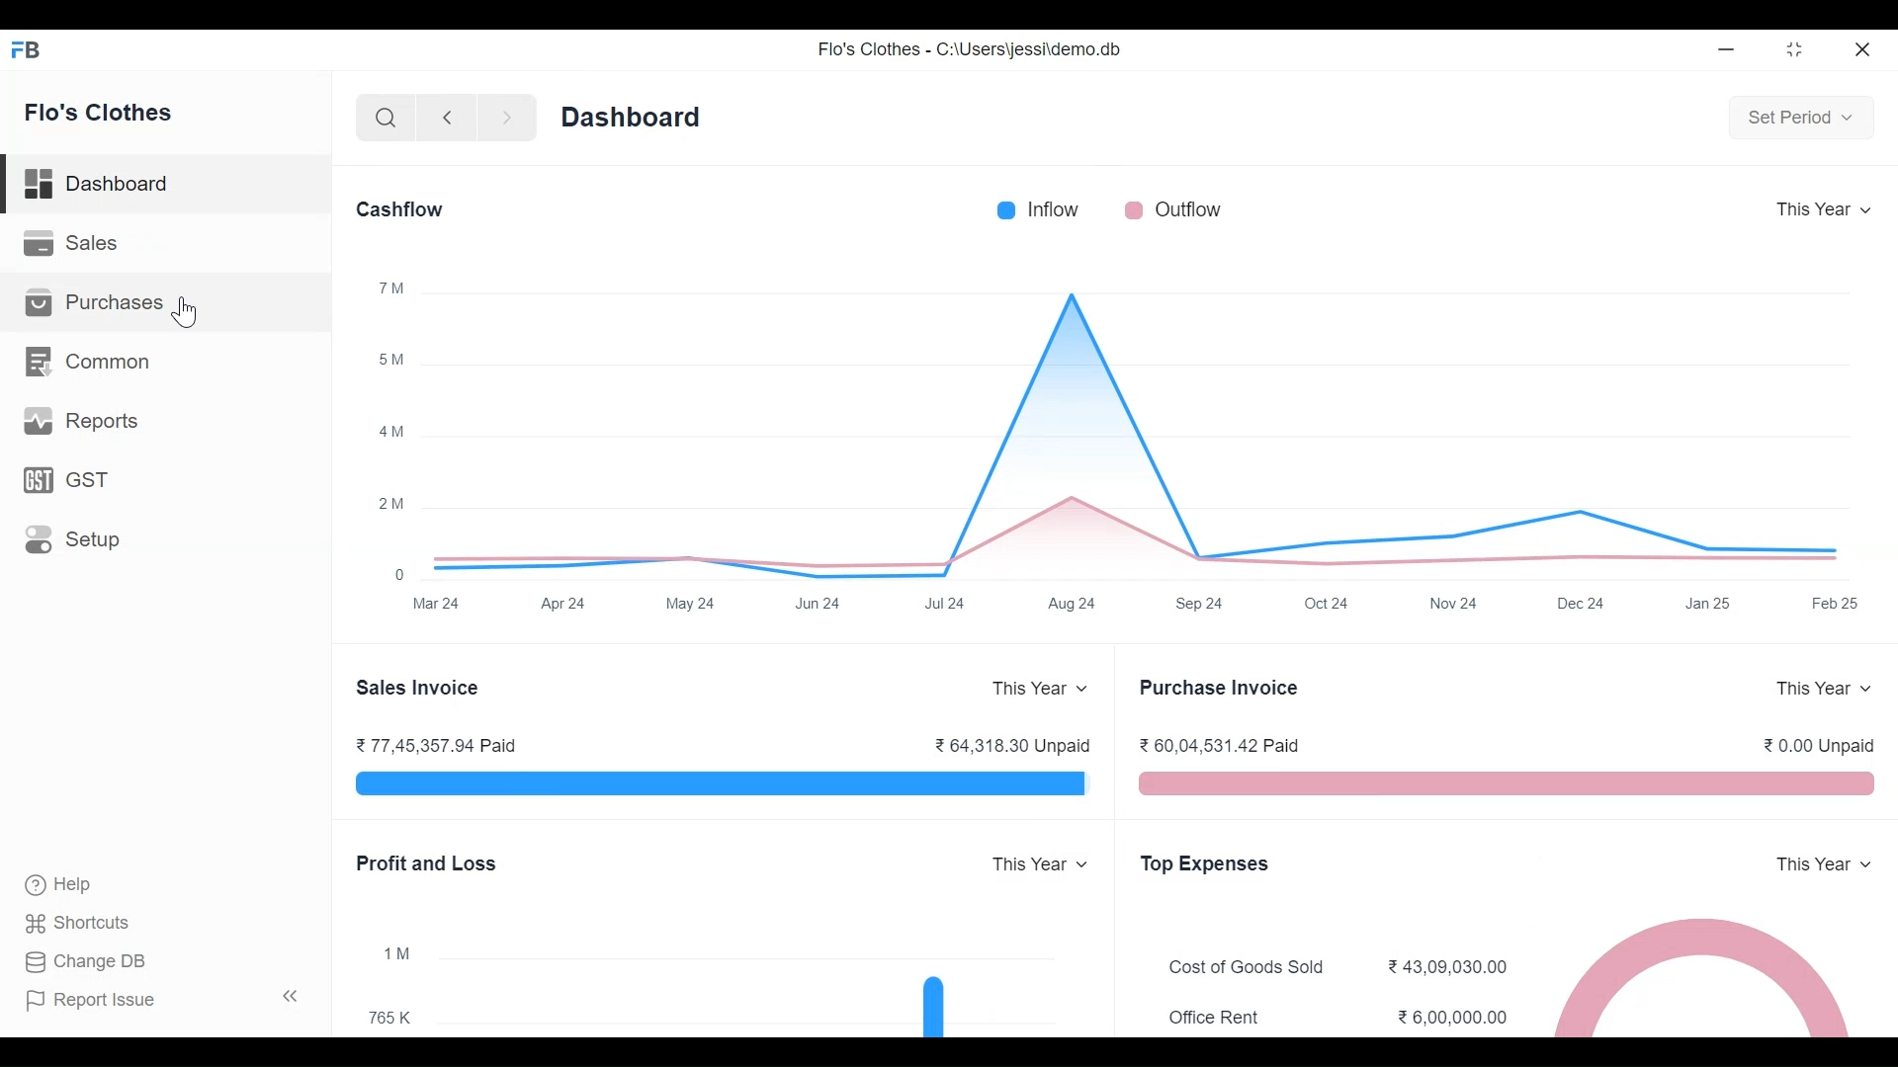 This screenshot has width=1898, height=1067. I want to click on Profit and Loss, so click(427, 863).